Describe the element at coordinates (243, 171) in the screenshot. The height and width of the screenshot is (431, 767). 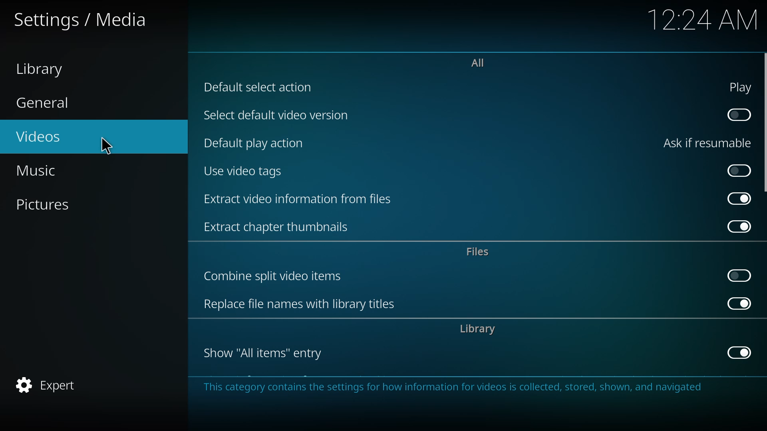
I see `use video tags` at that location.